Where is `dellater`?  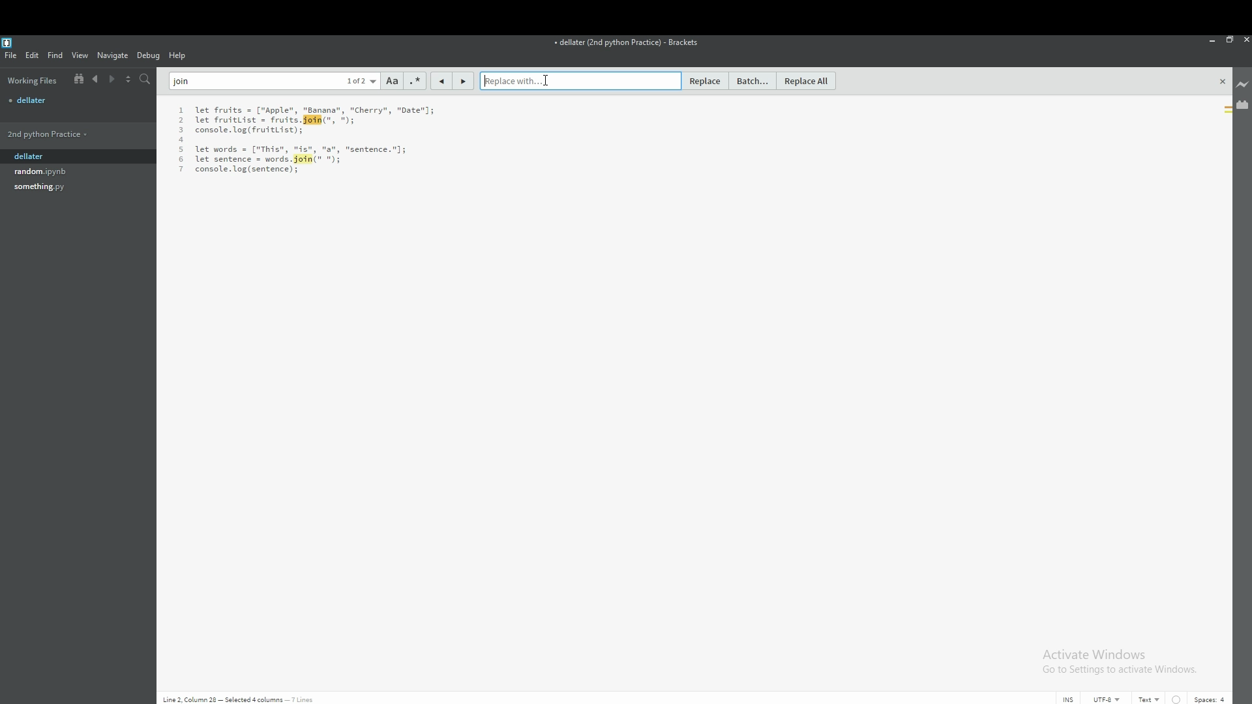 dellater is located at coordinates (61, 157).